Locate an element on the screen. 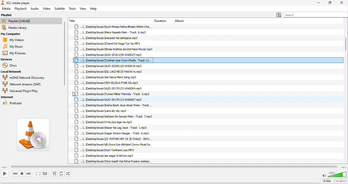 This screenshot has height=184, width=348. podcasts is located at coordinates (15, 103).